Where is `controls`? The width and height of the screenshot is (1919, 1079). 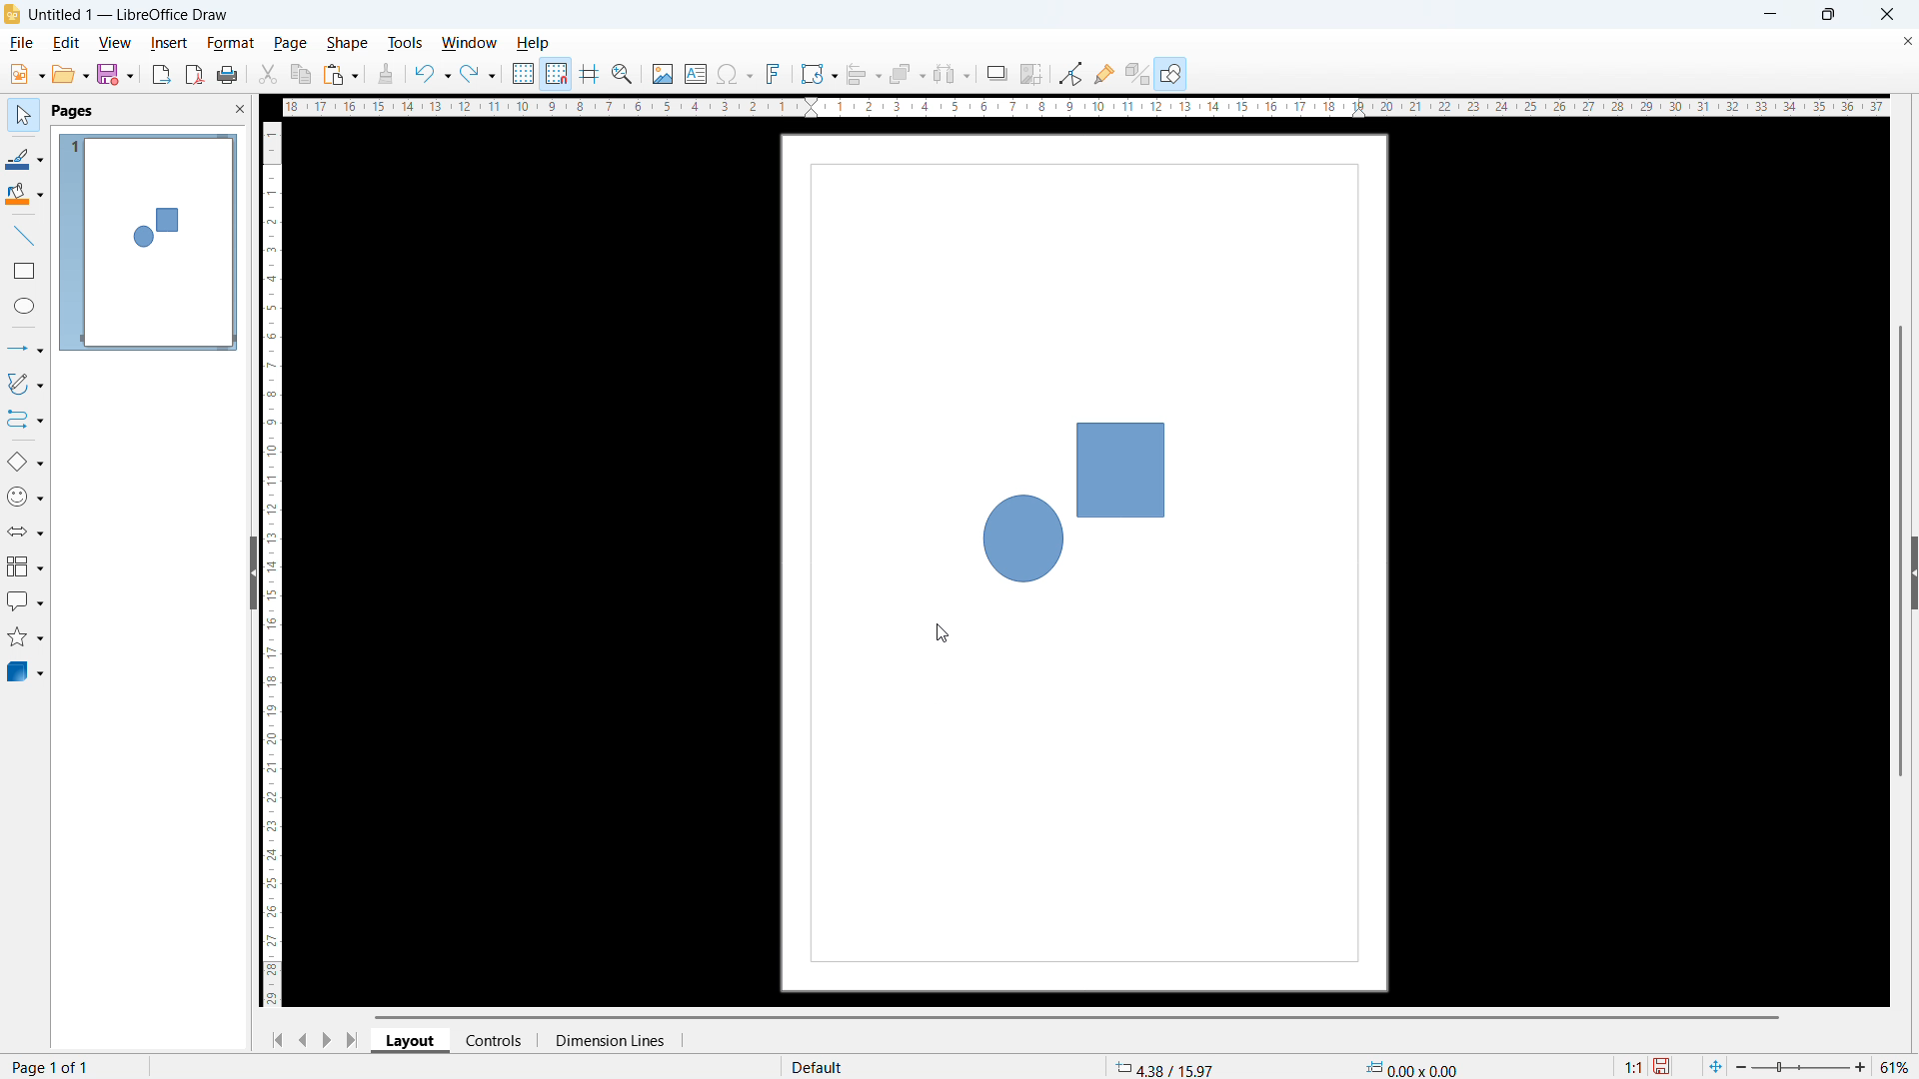
controls is located at coordinates (494, 1041).